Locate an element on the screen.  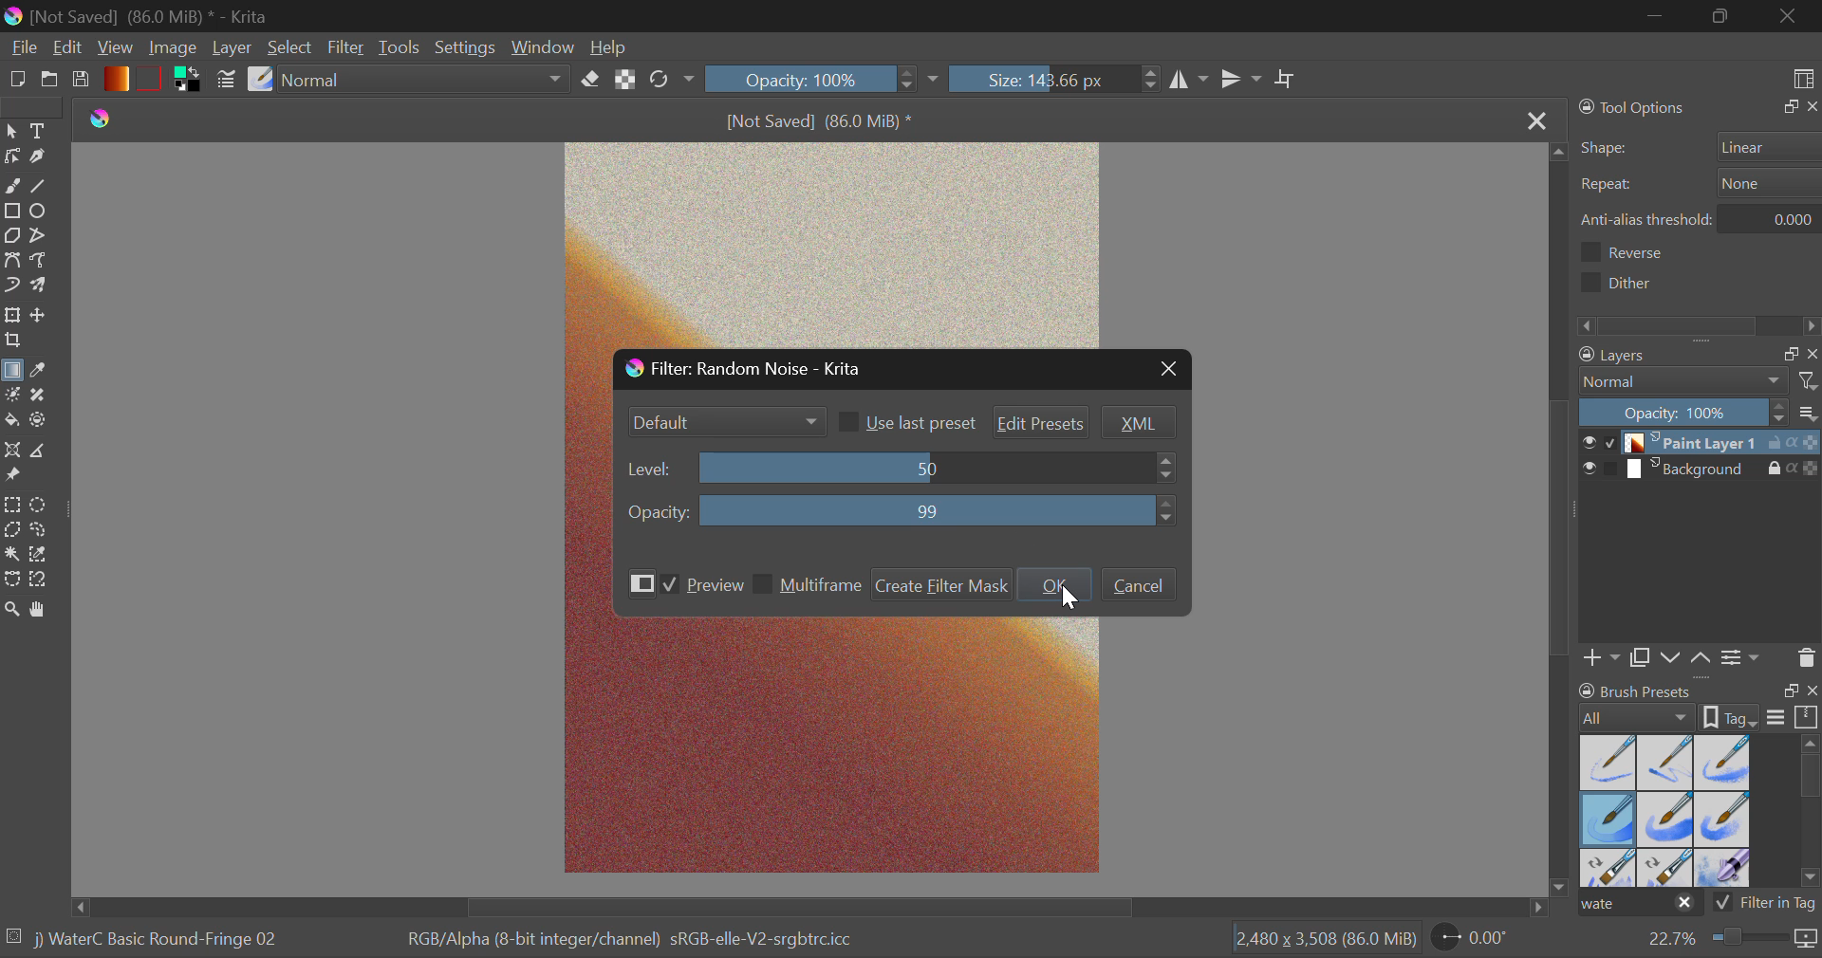
Level is located at coordinates (902, 470).